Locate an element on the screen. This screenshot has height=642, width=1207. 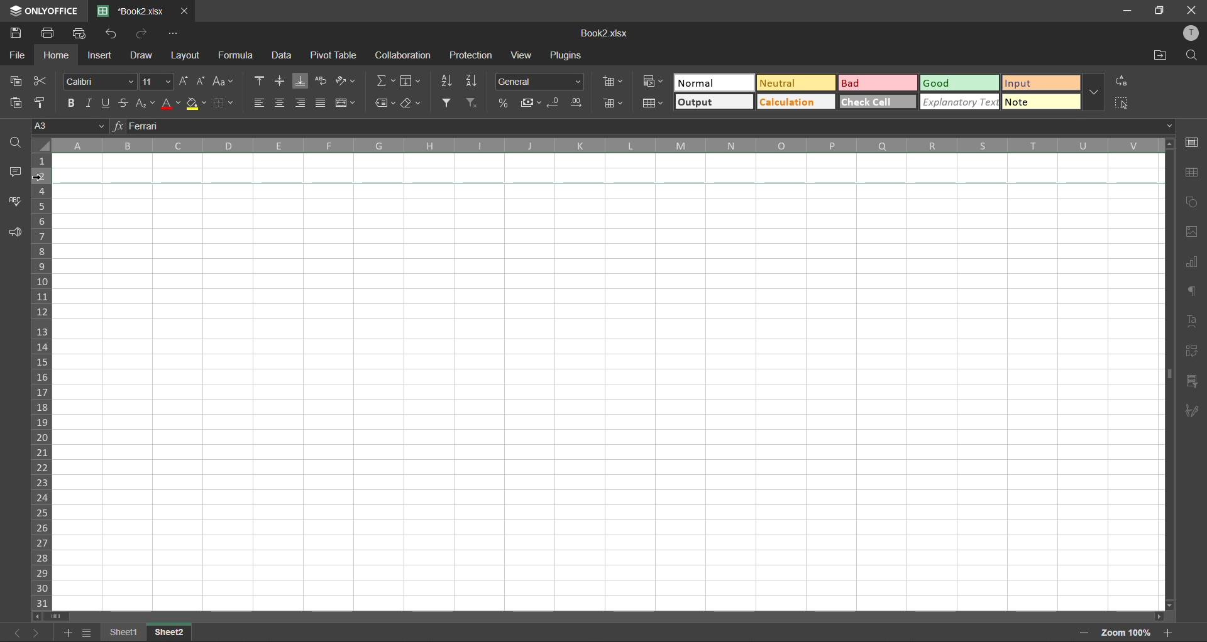
named ranges is located at coordinates (380, 103).